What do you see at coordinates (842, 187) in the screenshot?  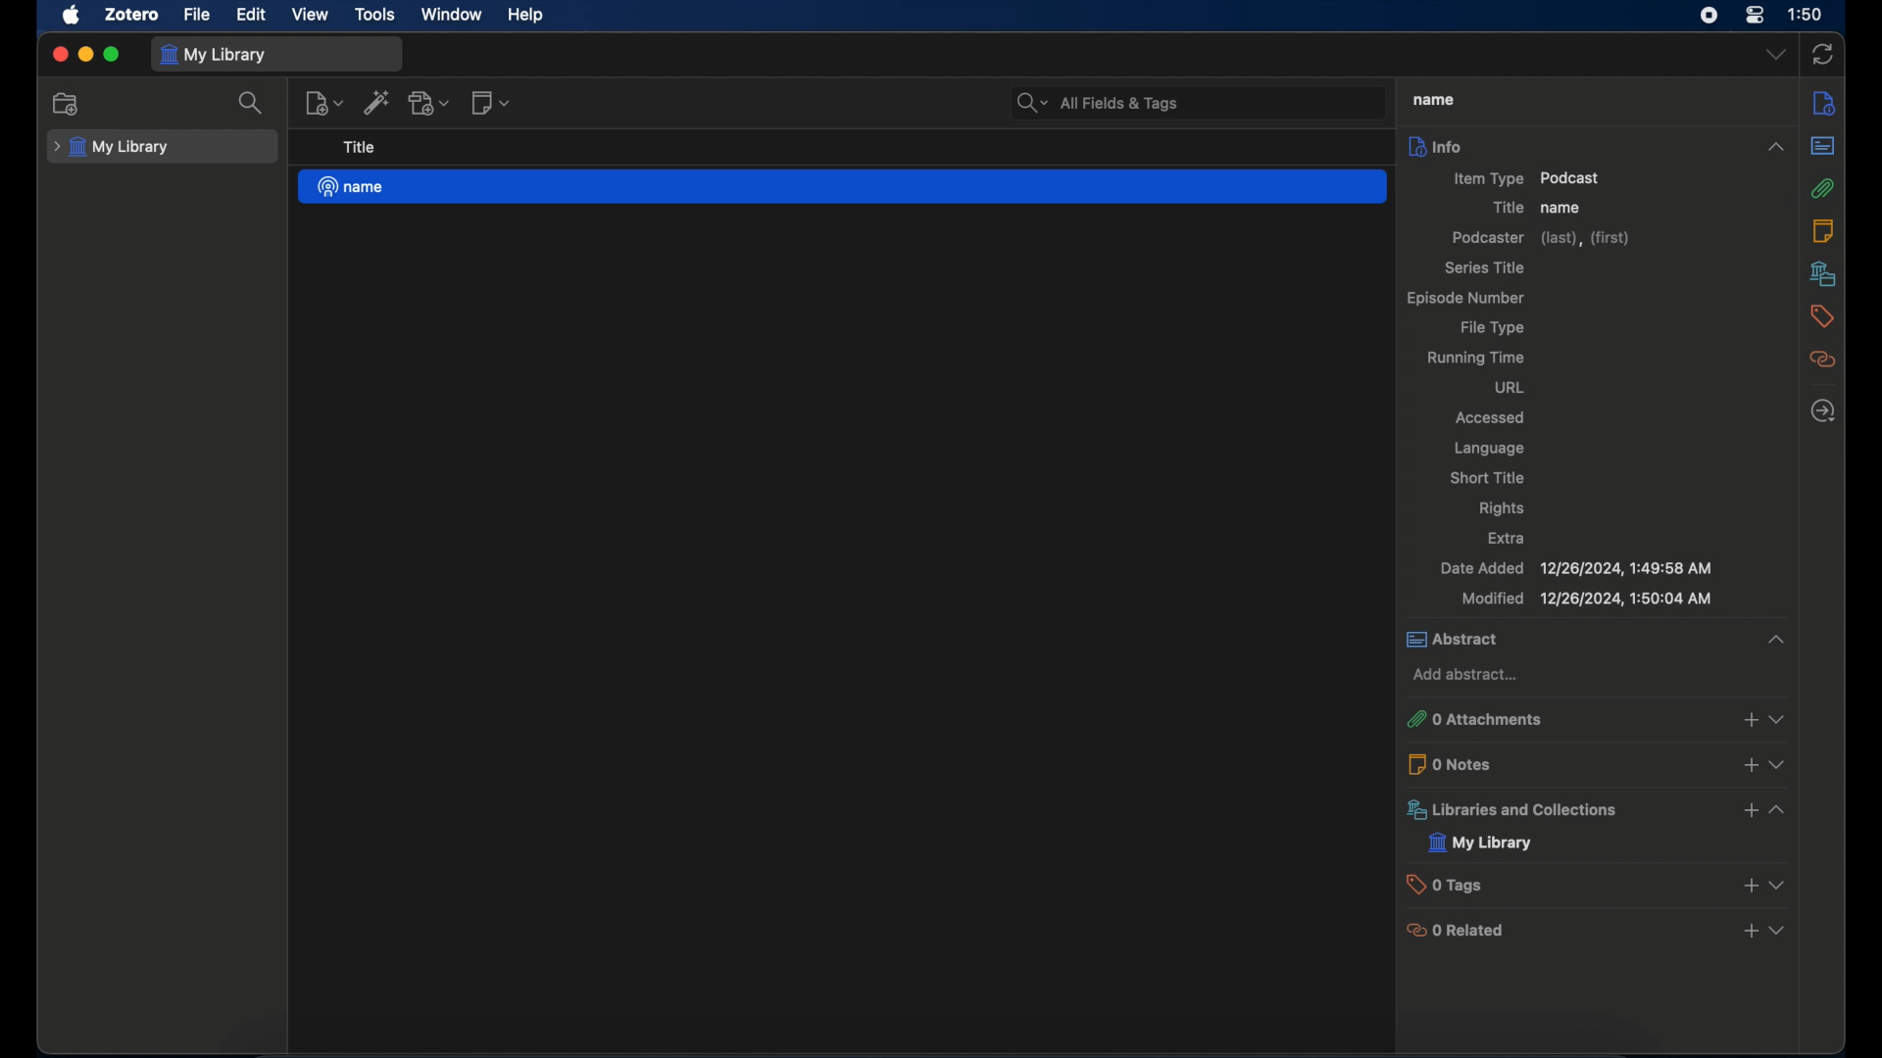 I see `name` at bounding box center [842, 187].